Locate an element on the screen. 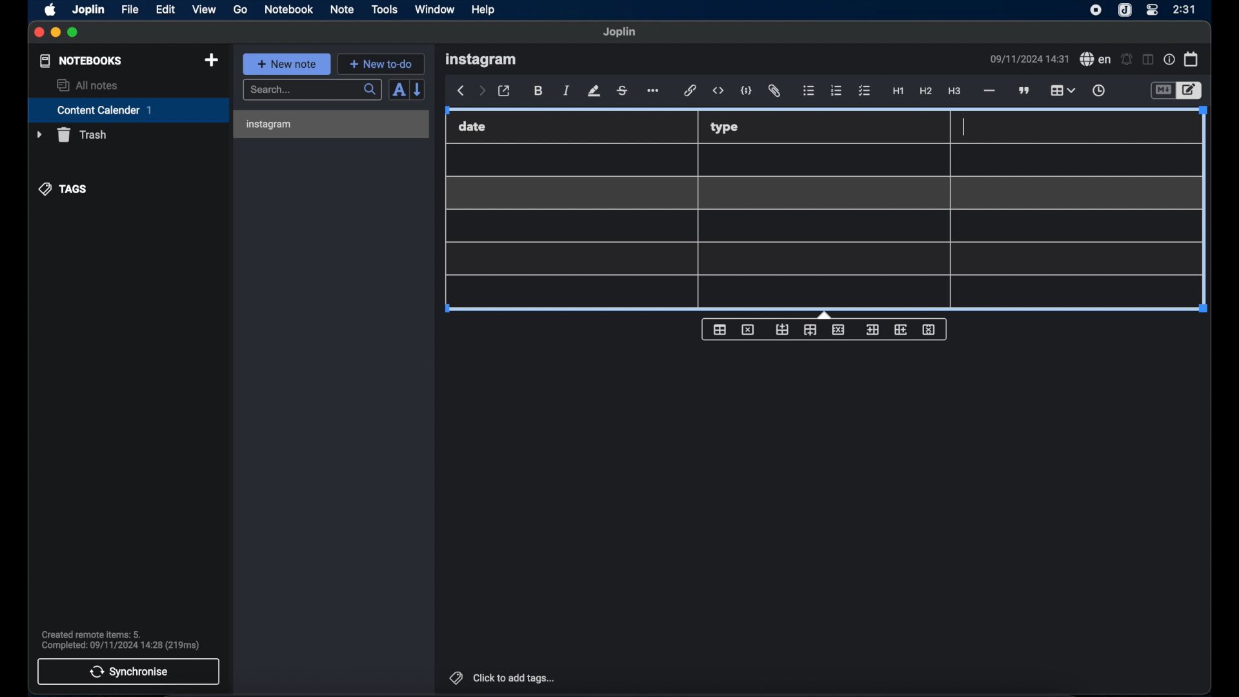 Image resolution: width=1239 pixels, height=697 pixels. window is located at coordinates (435, 9).